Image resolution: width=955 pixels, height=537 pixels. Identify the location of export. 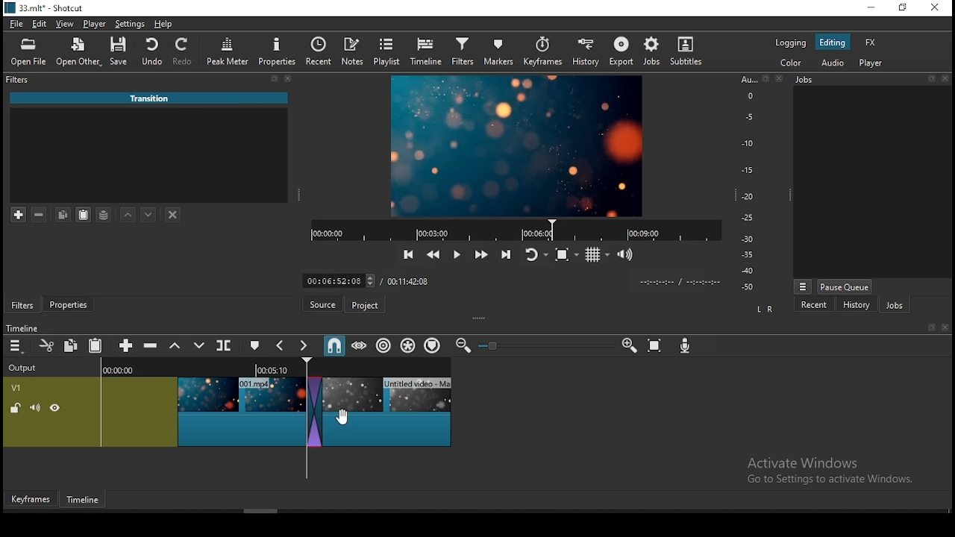
(620, 51).